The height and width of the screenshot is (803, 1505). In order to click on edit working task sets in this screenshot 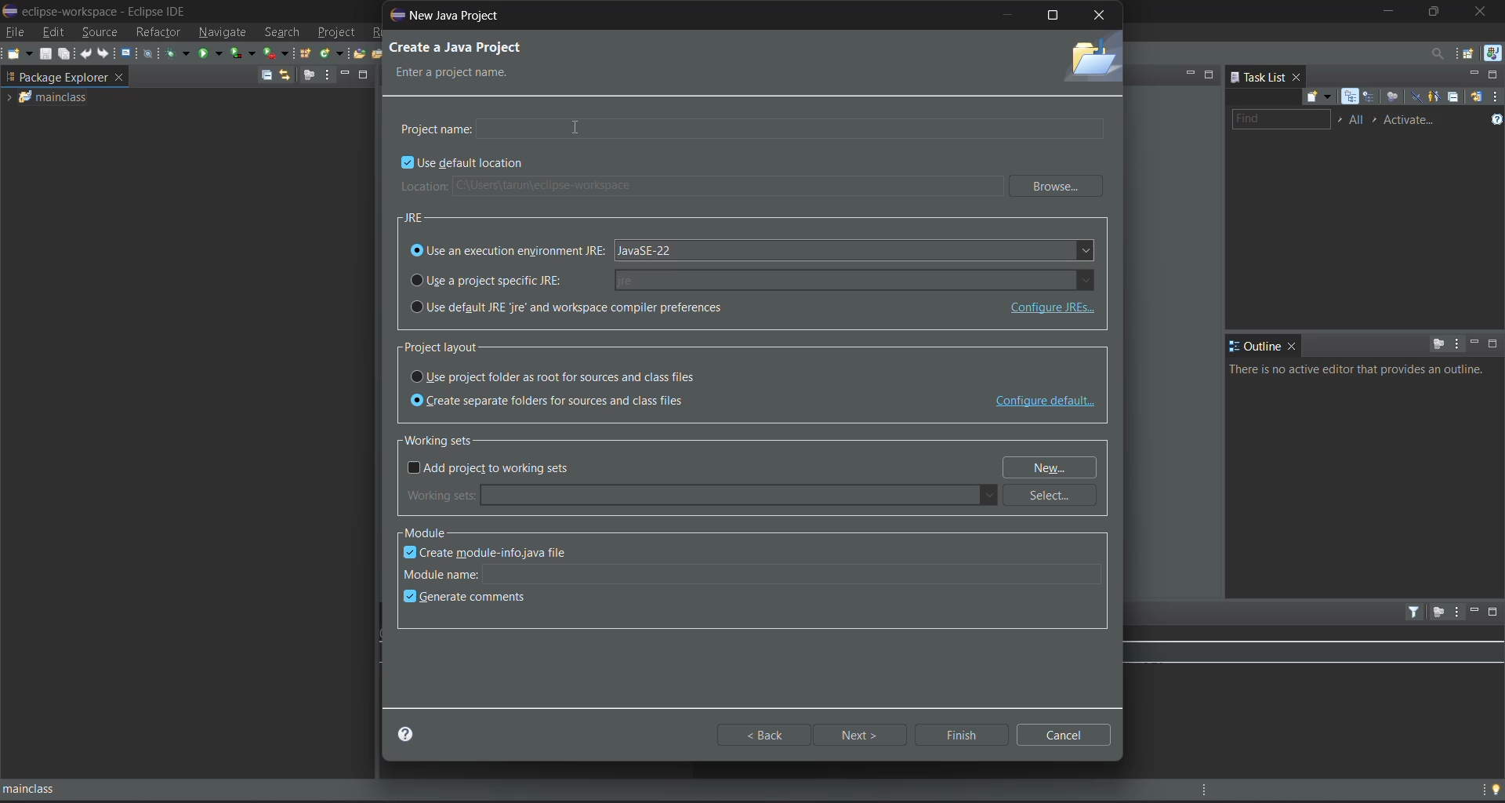, I will do `click(1358, 121)`.